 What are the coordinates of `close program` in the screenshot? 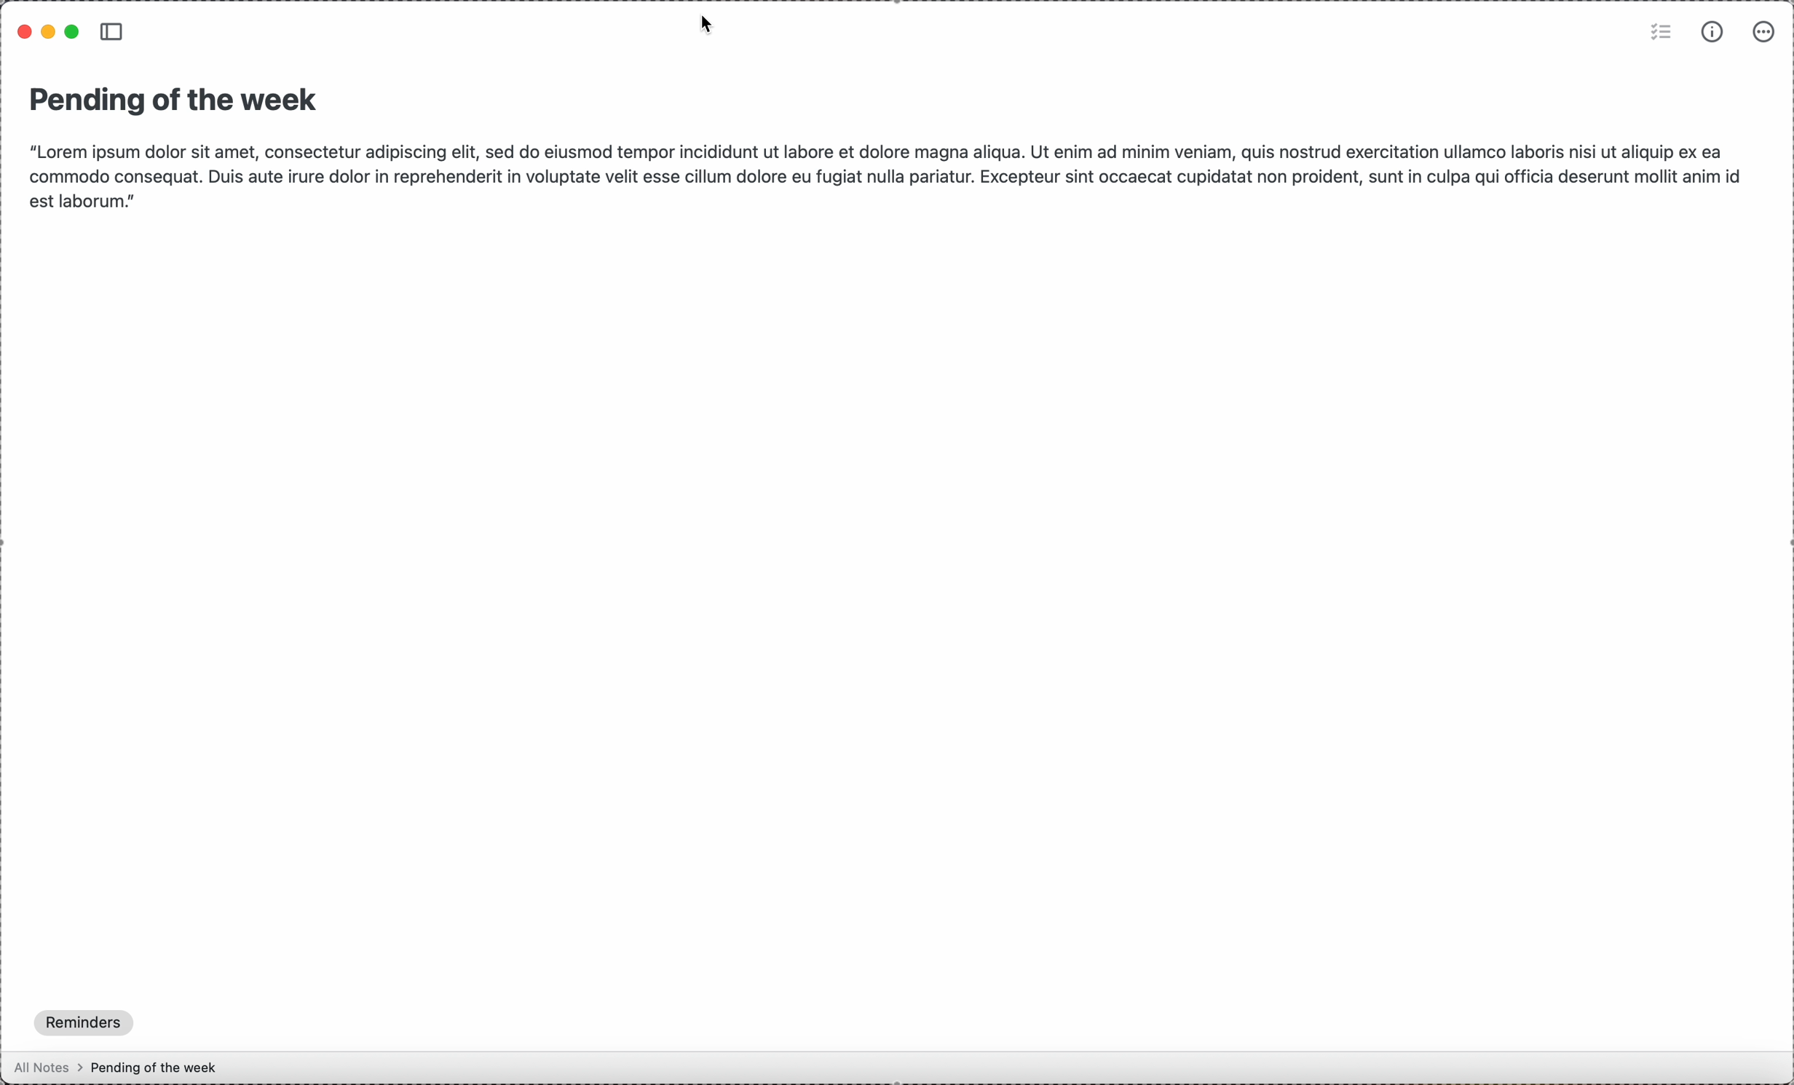 It's located at (25, 31).